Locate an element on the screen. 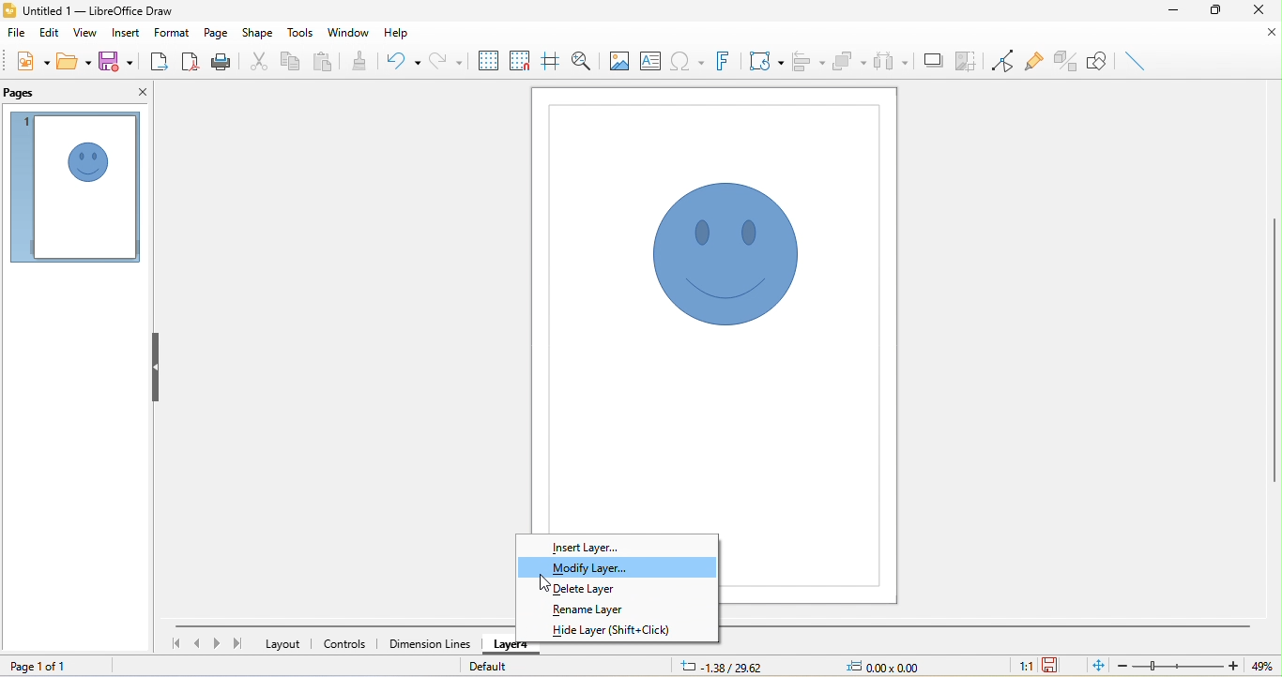  next page is located at coordinates (216, 644).